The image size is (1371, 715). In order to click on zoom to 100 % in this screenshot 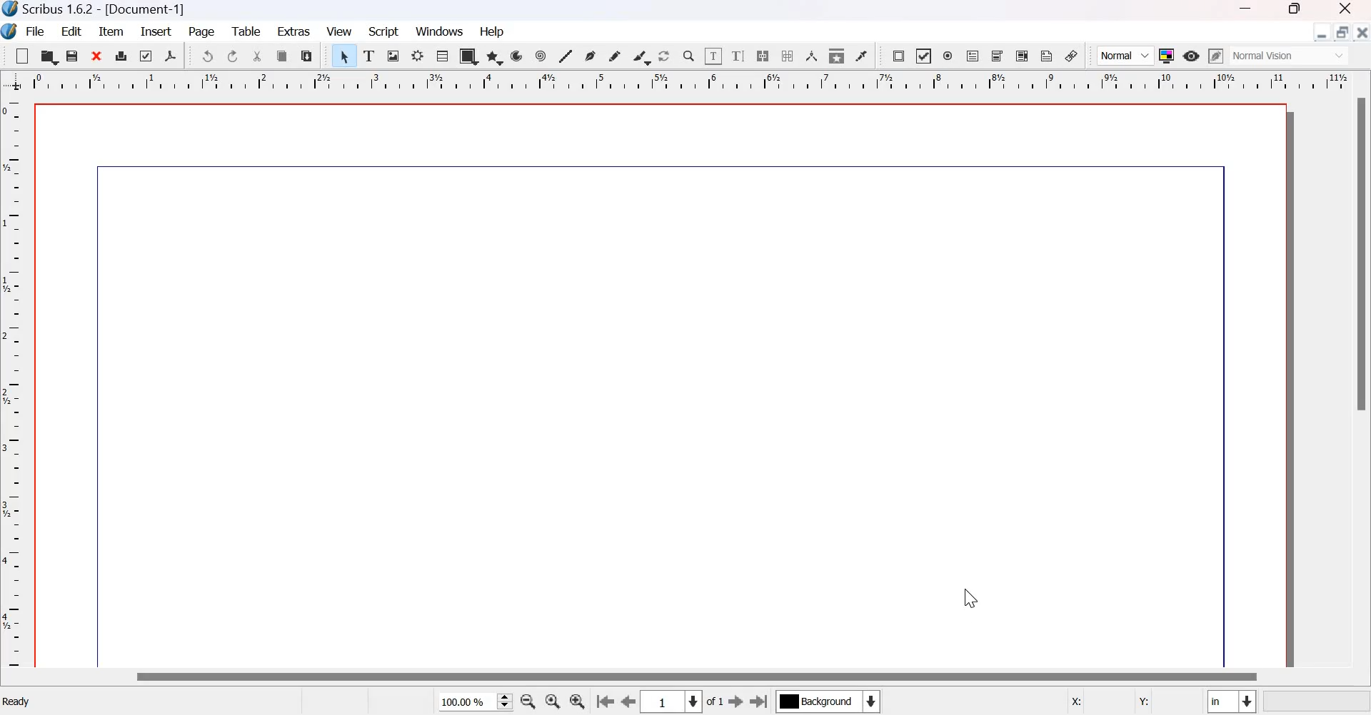, I will do `click(553, 702)`.